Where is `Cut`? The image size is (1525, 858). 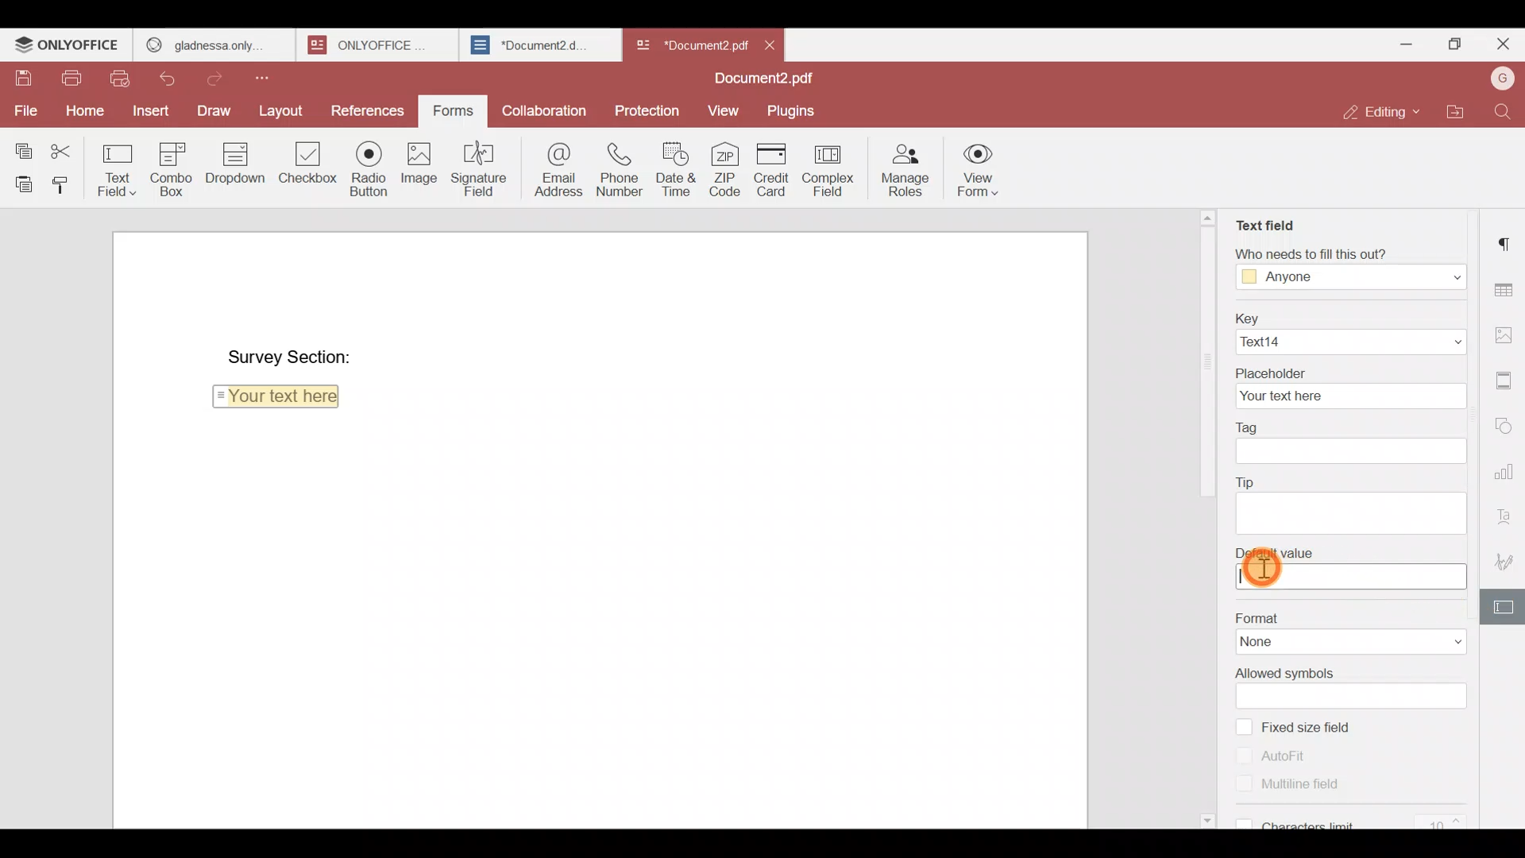
Cut is located at coordinates (68, 146).